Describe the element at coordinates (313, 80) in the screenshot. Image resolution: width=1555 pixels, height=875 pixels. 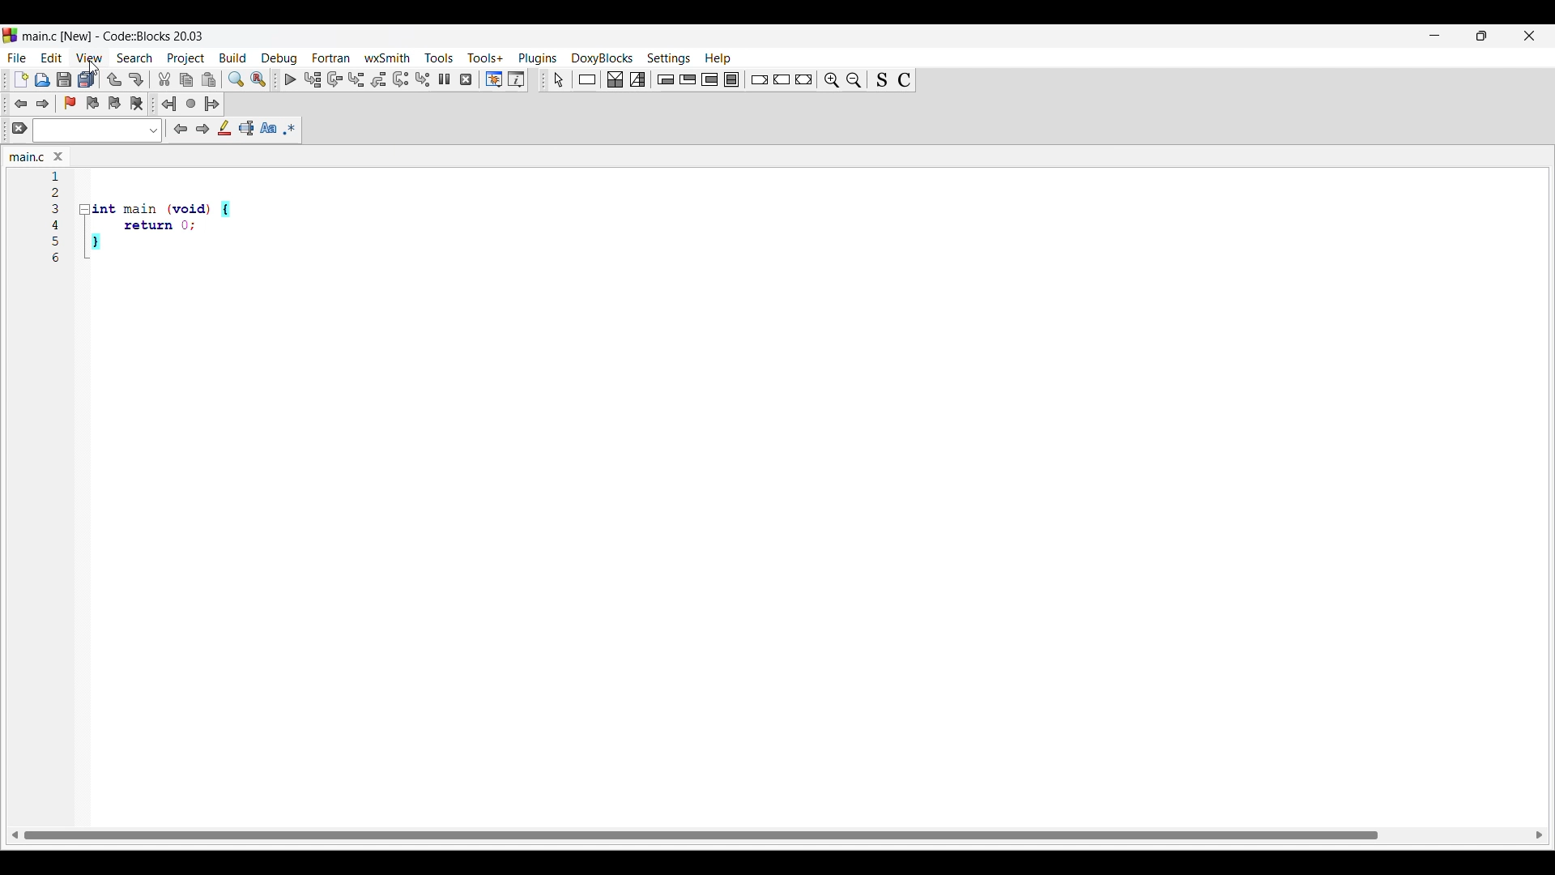
I see `Run to cursor` at that location.